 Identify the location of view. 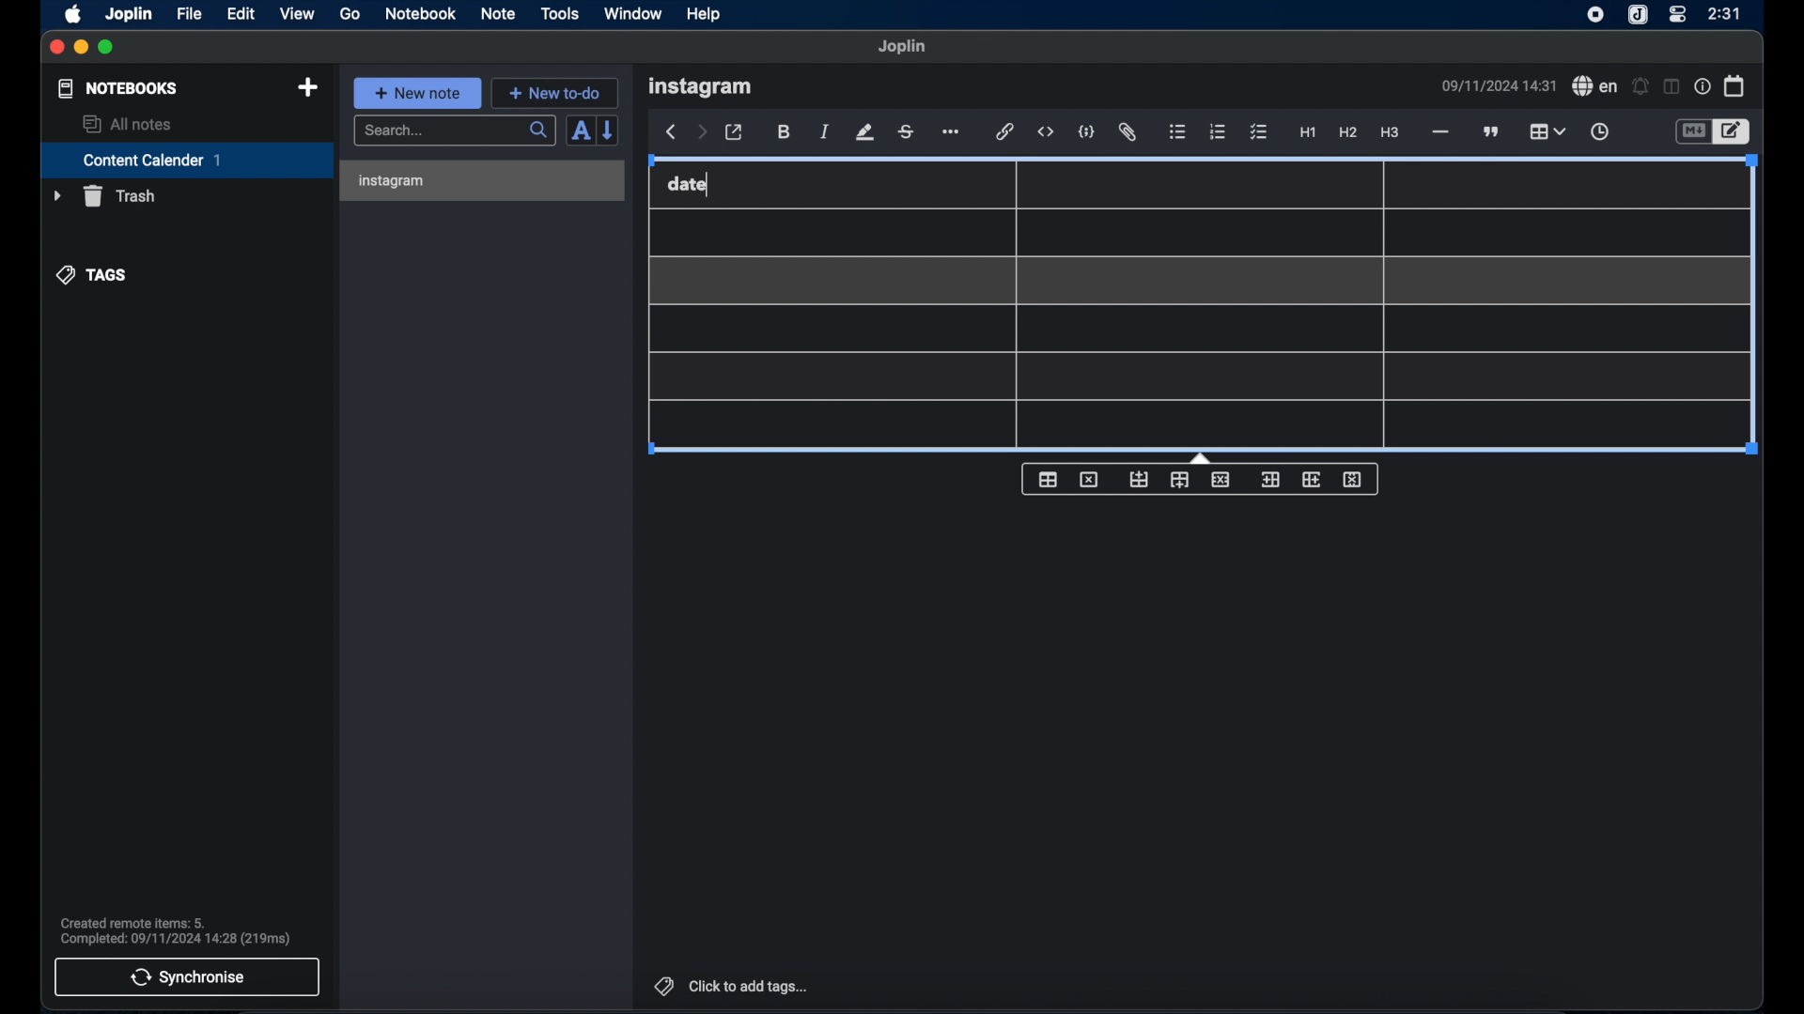
(298, 14).